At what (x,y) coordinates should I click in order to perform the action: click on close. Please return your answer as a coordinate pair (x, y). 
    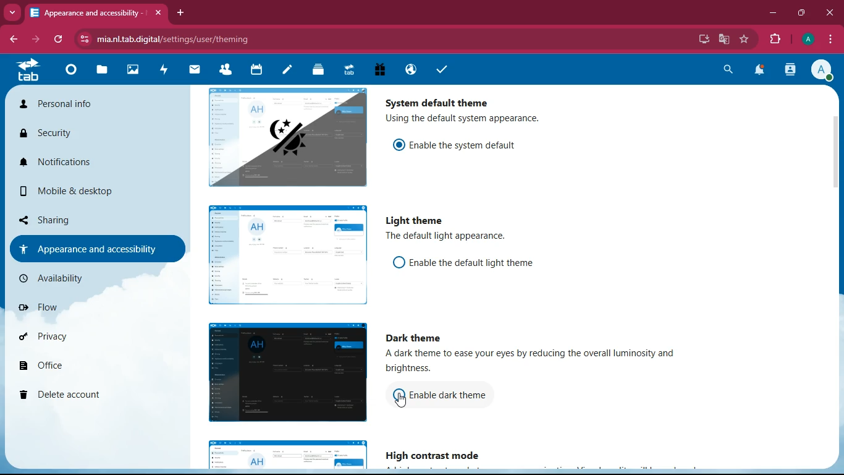
    Looking at the image, I should click on (830, 12).